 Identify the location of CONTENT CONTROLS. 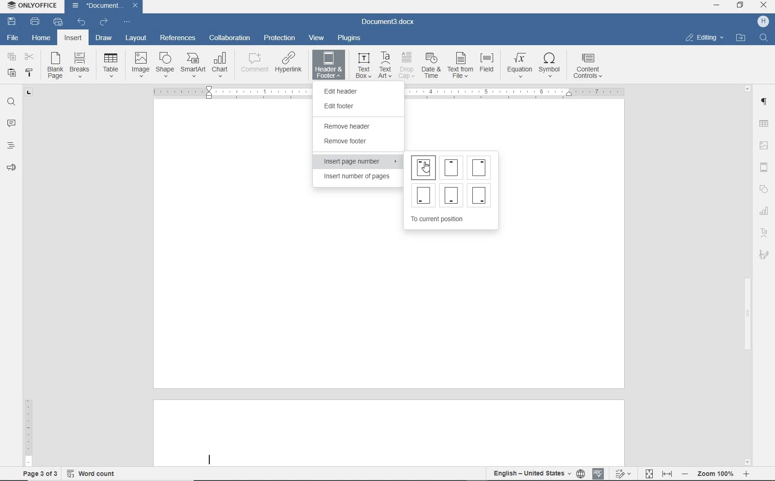
(588, 65).